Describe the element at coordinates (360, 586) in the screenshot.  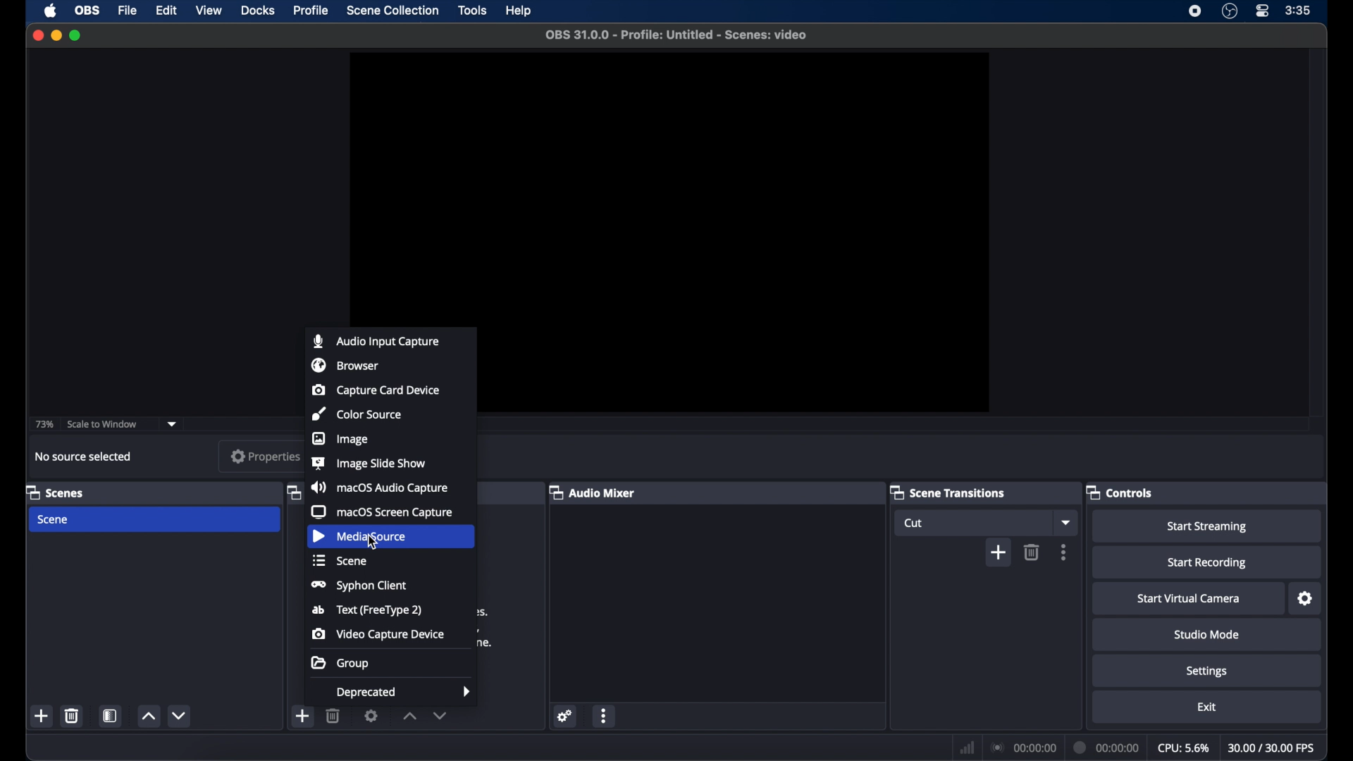
I see `syphon client` at that location.